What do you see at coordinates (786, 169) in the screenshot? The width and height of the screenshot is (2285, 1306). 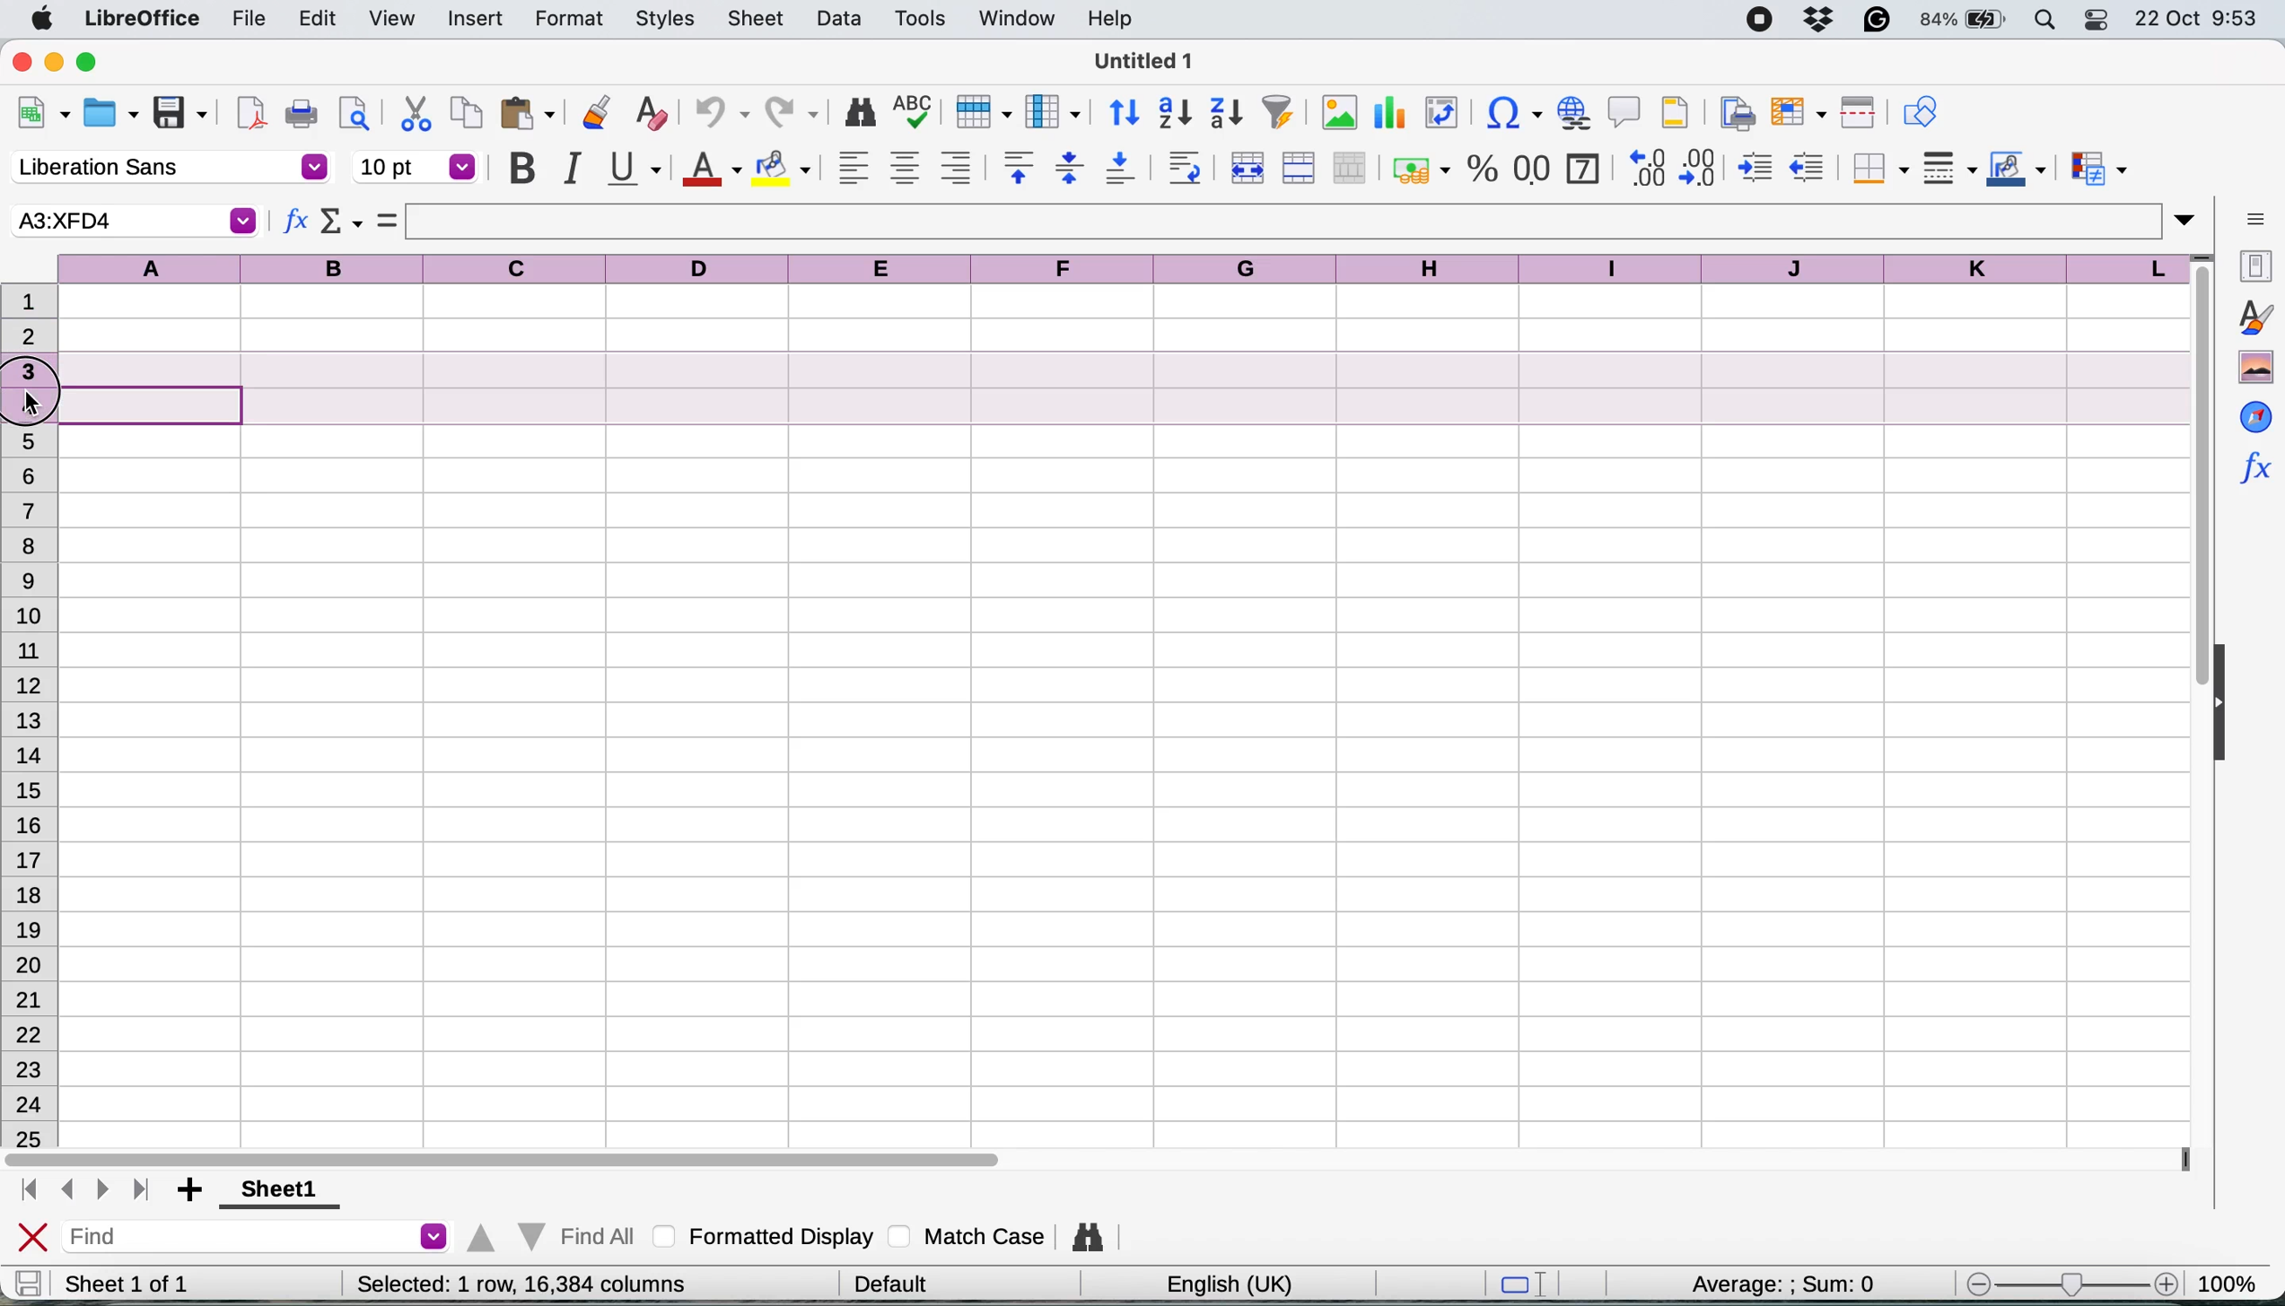 I see `fill colour` at bounding box center [786, 169].